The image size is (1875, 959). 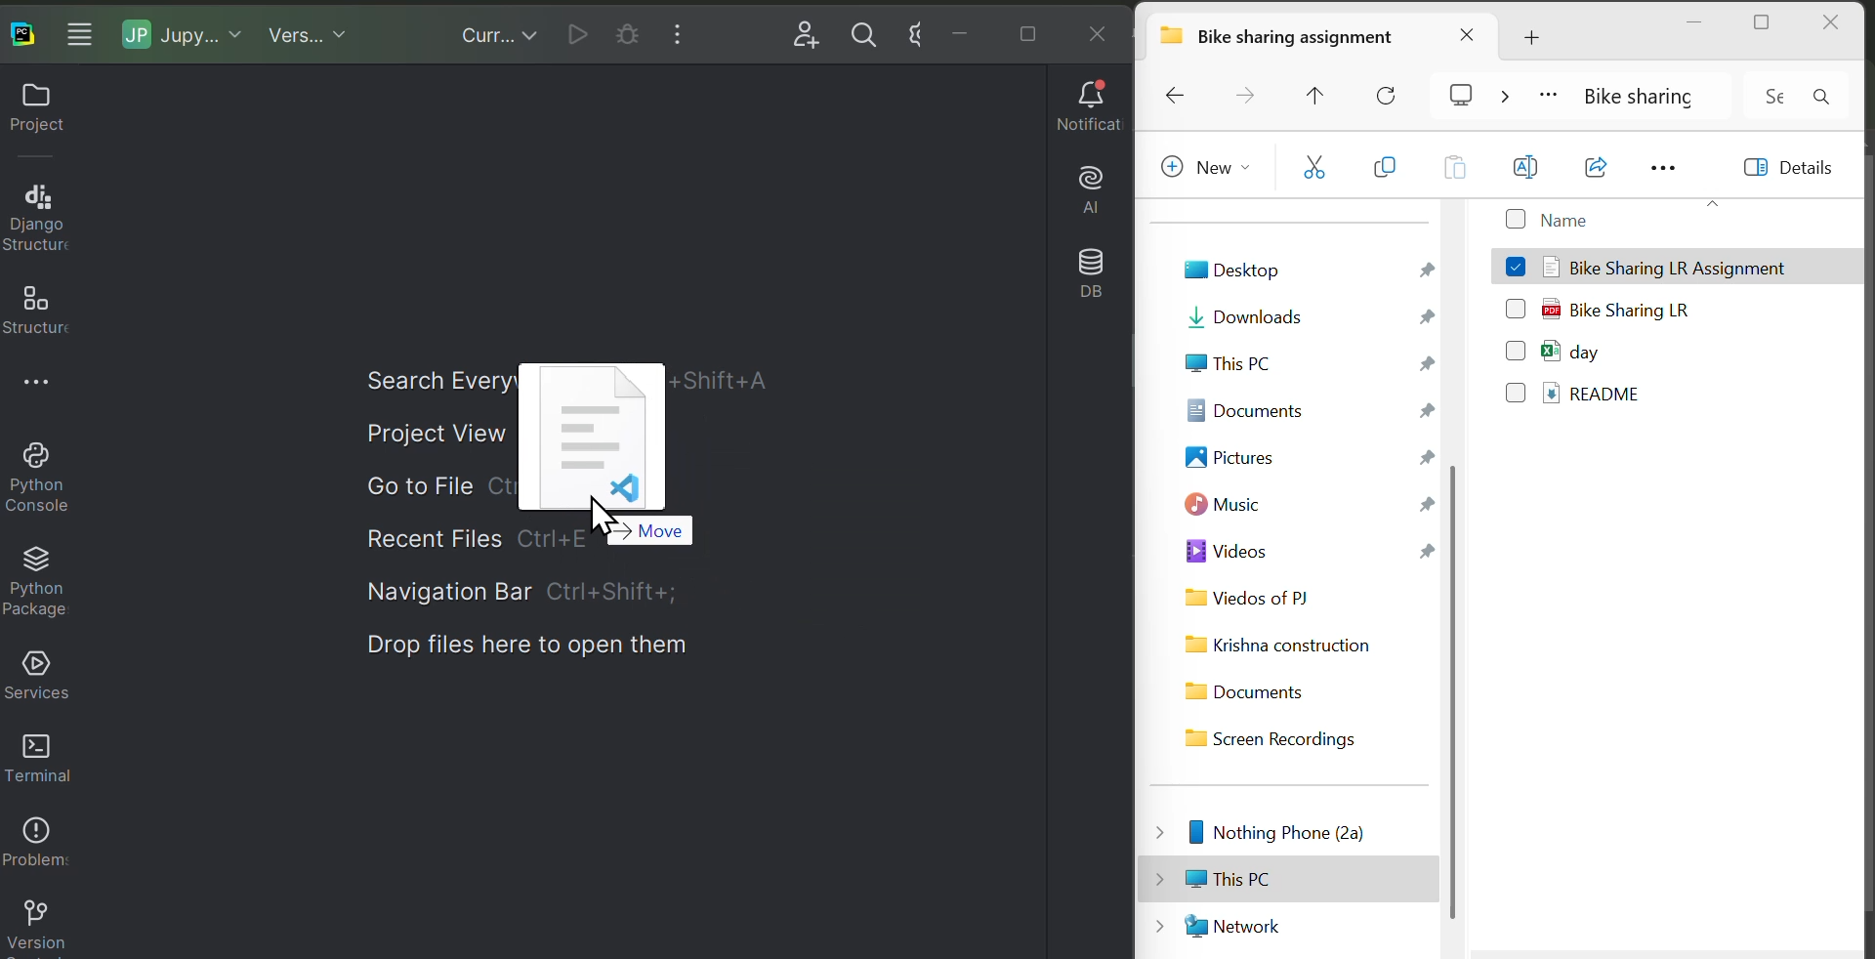 I want to click on maximise, so click(x=1761, y=24).